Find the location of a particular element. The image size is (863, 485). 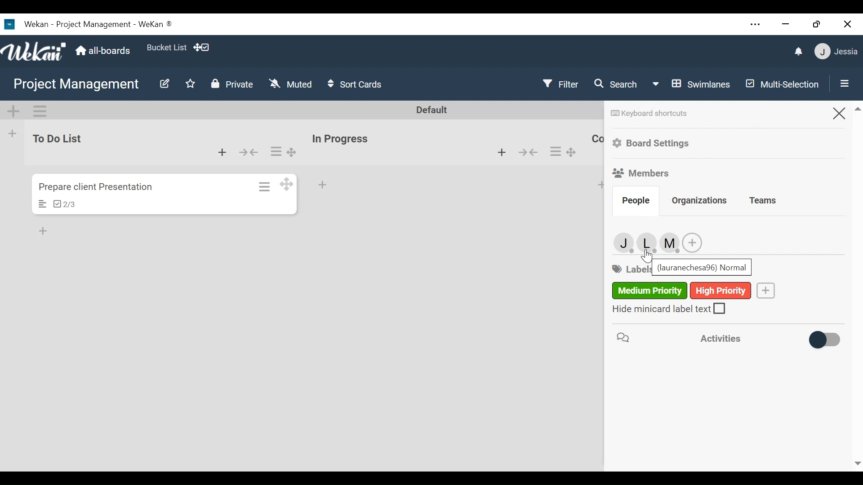

Private is located at coordinates (231, 84).